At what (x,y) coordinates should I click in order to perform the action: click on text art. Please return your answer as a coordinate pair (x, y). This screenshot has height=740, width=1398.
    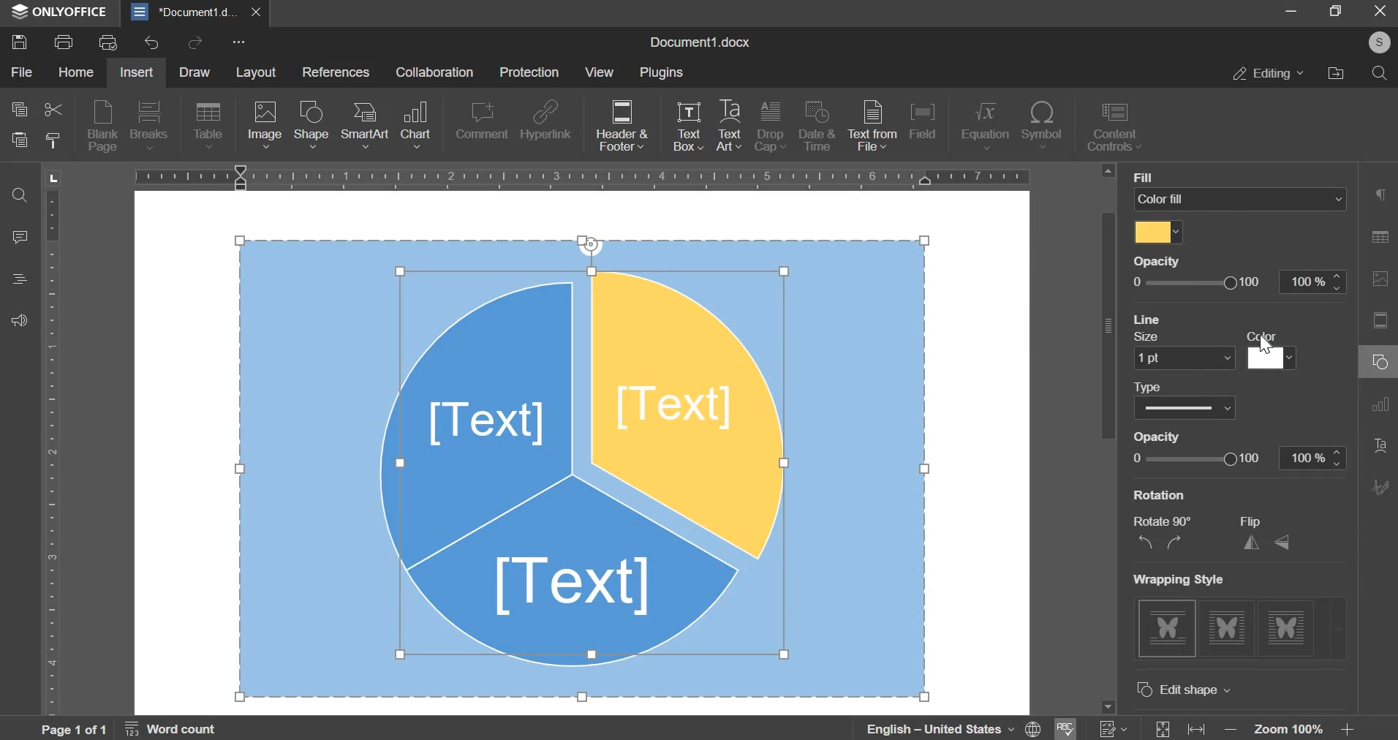
    Looking at the image, I should click on (729, 129).